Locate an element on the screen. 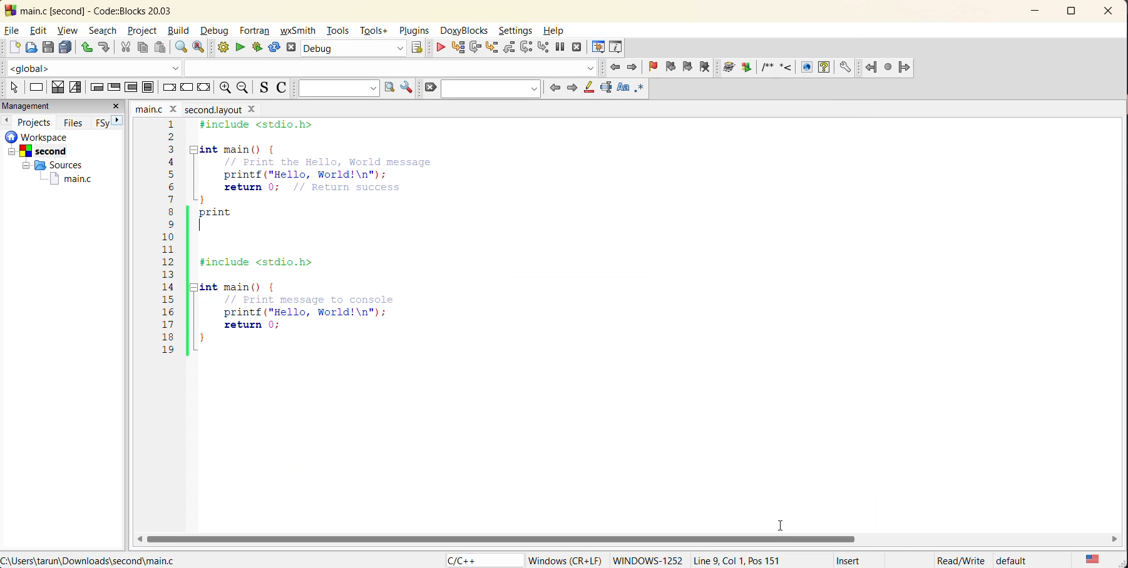  toggle bookmark is located at coordinates (654, 68).